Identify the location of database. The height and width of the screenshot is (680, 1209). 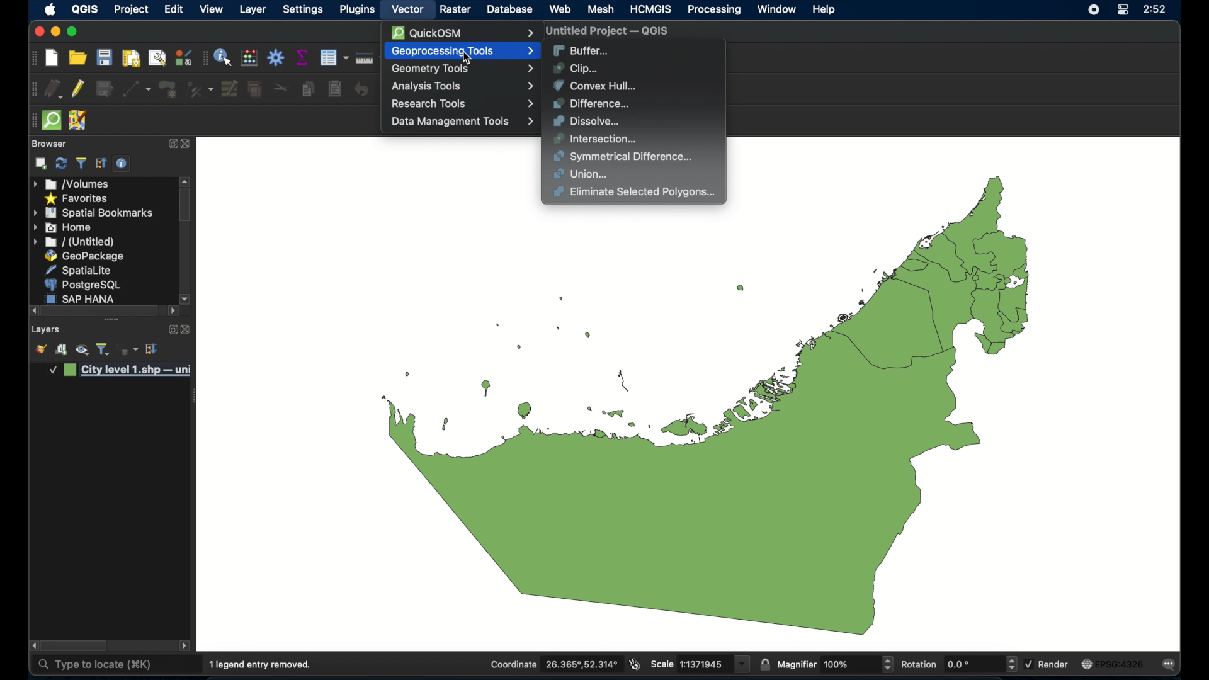
(511, 9).